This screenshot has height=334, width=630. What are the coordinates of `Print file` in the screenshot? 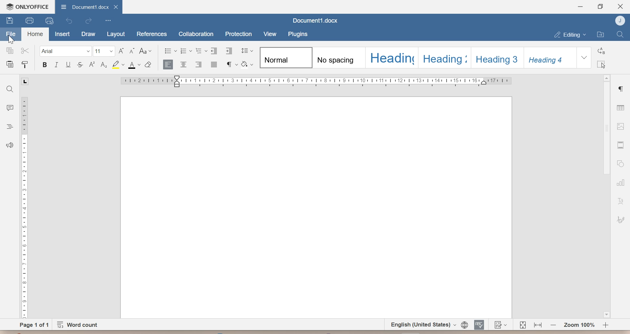 It's located at (29, 20).